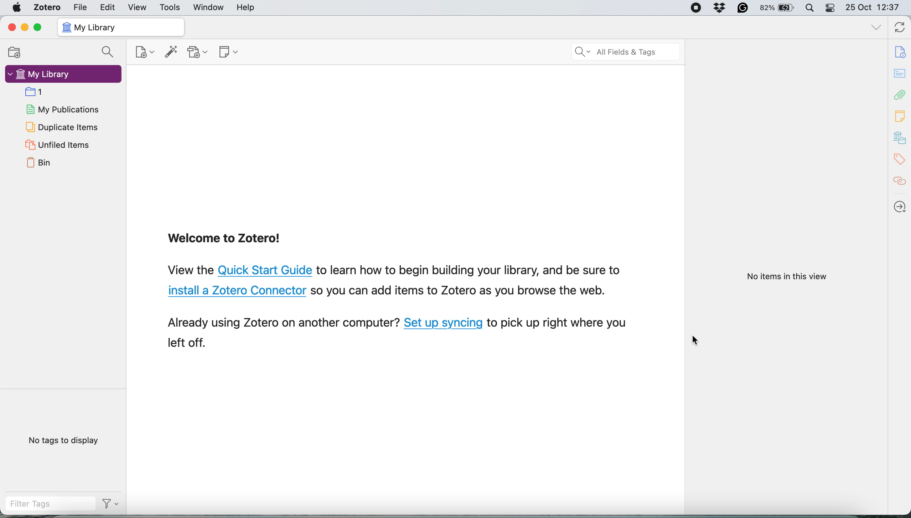 The height and width of the screenshot is (518, 911). What do you see at coordinates (80, 7) in the screenshot?
I see `file` at bounding box center [80, 7].